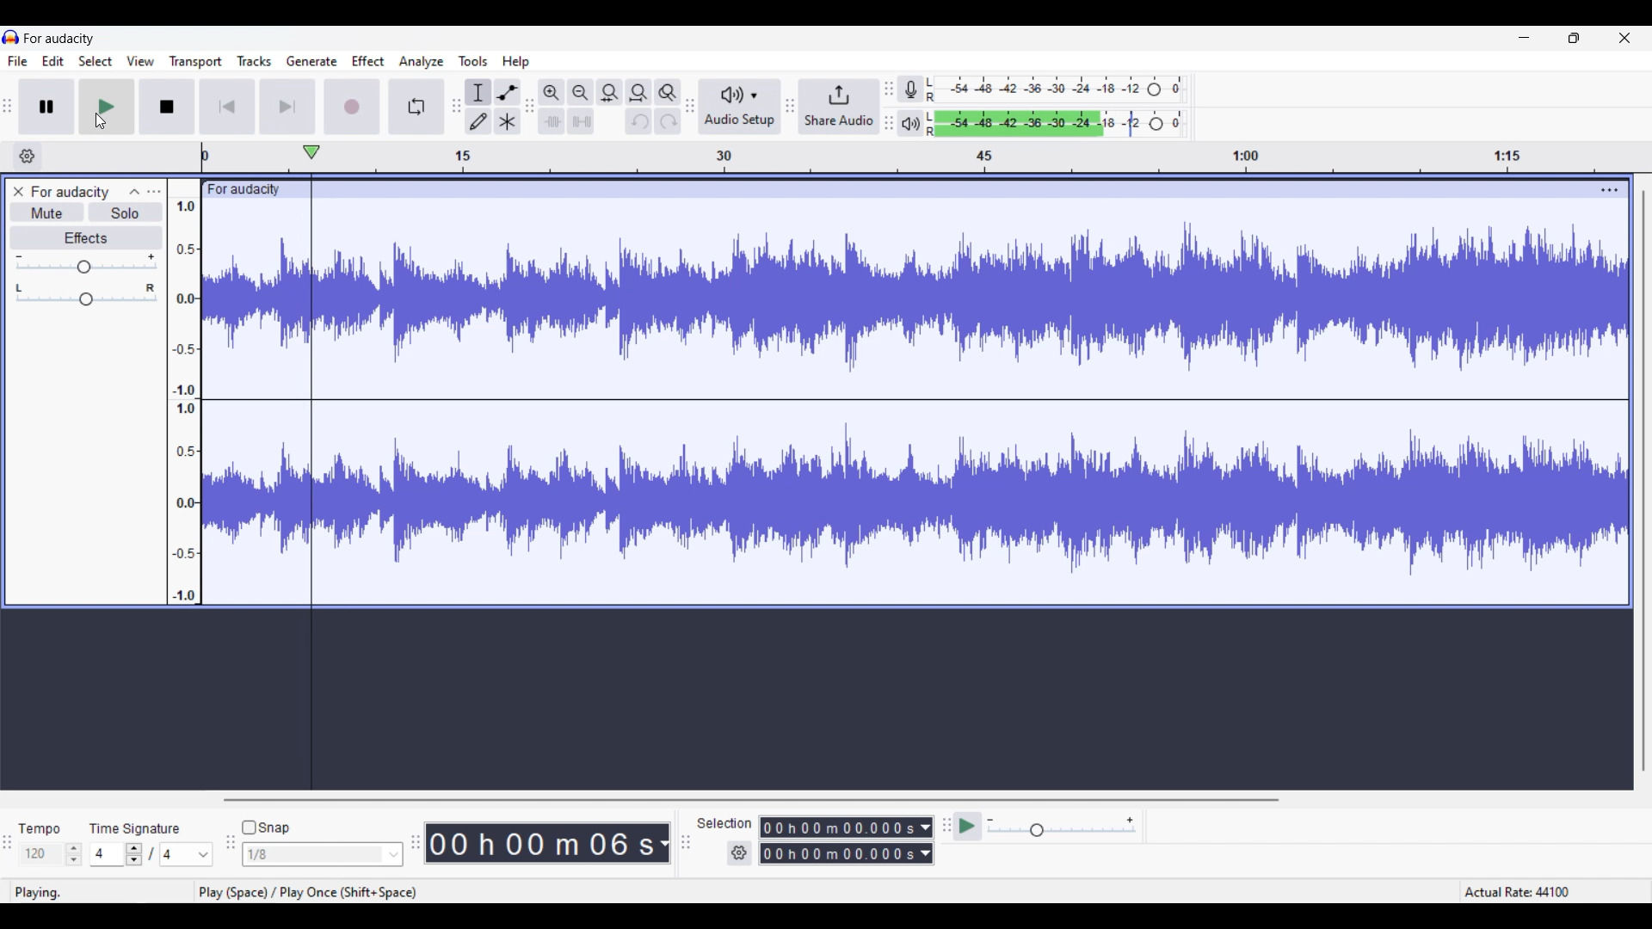 Image resolution: width=1652 pixels, height=929 pixels. Describe the element at coordinates (416, 107) in the screenshot. I see `Enable looping` at that location.